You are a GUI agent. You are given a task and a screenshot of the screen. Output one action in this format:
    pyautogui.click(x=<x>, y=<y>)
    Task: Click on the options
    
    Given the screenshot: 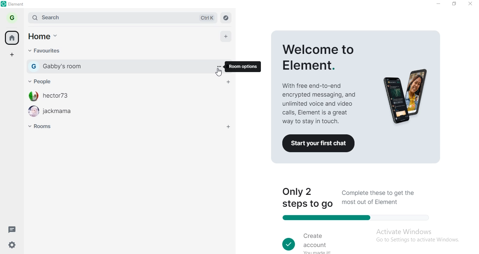 What is the action you would take?
    pyautogui.click(x=218, y=66)
    